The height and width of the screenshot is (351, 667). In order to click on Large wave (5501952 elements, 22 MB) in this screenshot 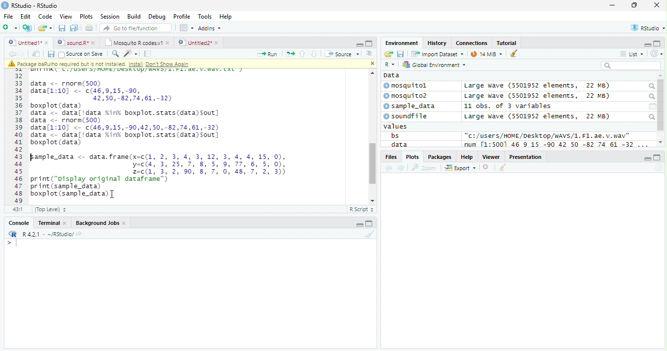, I will do `click(539, 96)`.